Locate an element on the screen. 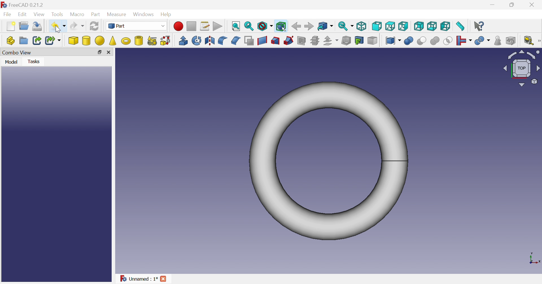 Image resolution: width=542 pixels, height=284 pixels. Rear is located at coordinates (419, 26).